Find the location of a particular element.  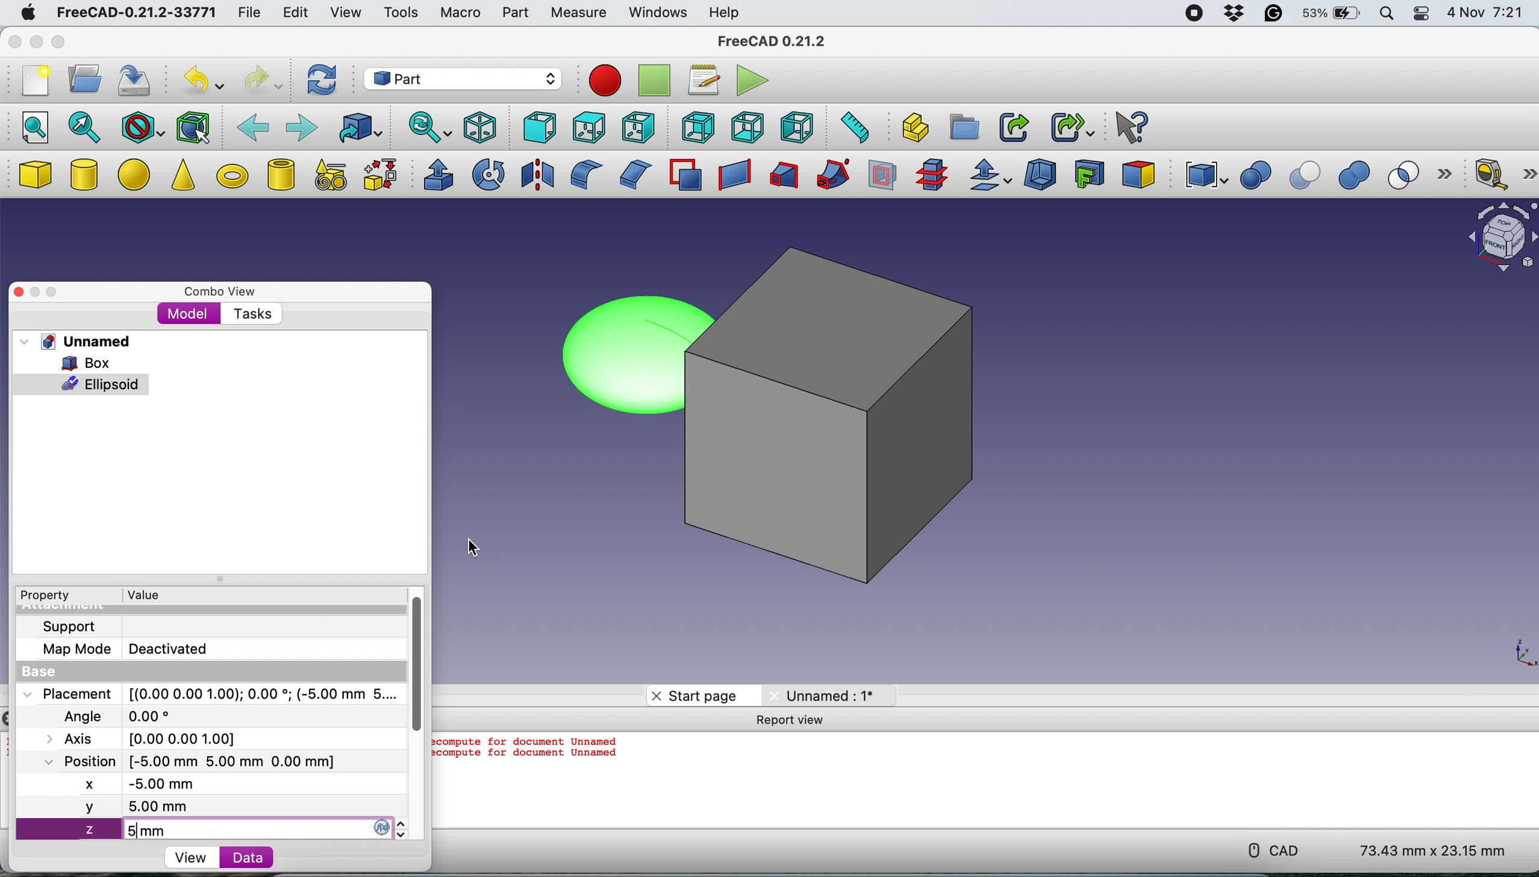

maximise is located at coordinates (63, 289).